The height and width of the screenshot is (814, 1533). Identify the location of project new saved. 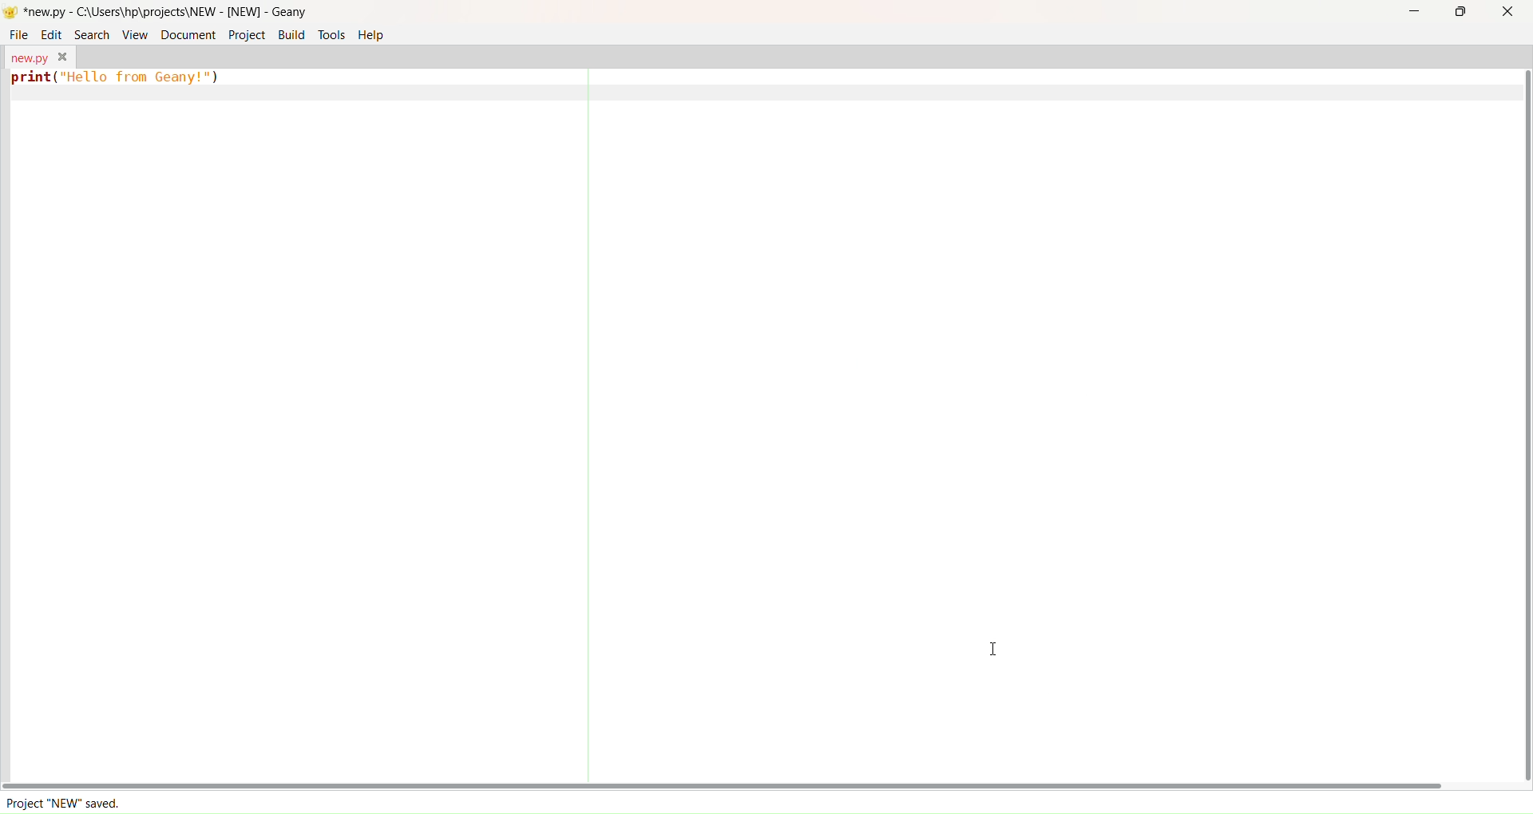
(72, 803).